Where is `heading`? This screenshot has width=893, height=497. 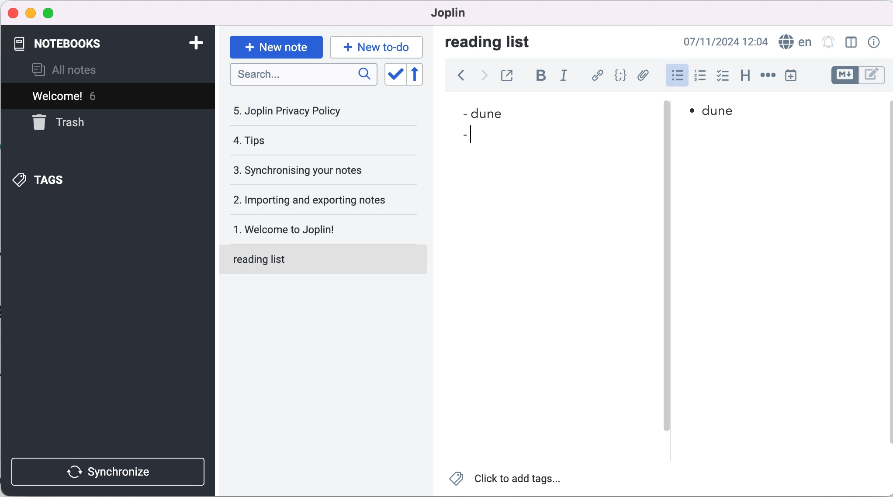
heading is located at coordinates (746, 78).